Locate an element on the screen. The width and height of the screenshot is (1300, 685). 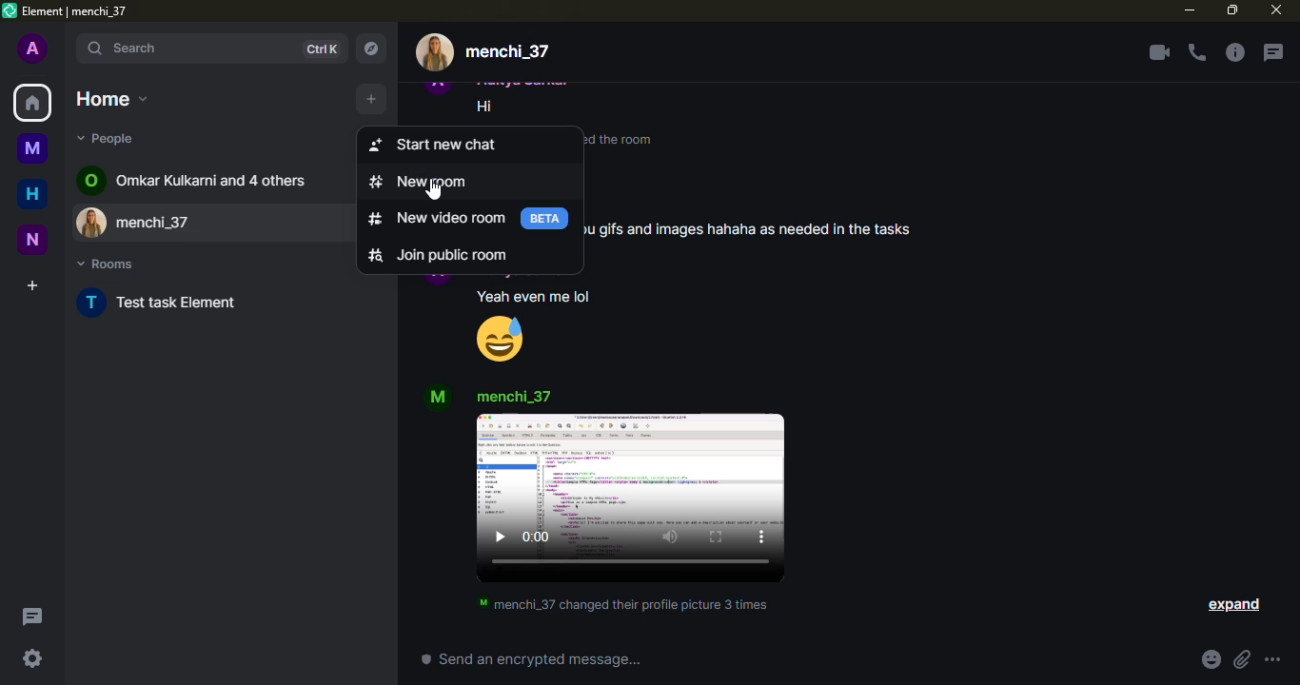
close is located at coordinates (1276, 10).